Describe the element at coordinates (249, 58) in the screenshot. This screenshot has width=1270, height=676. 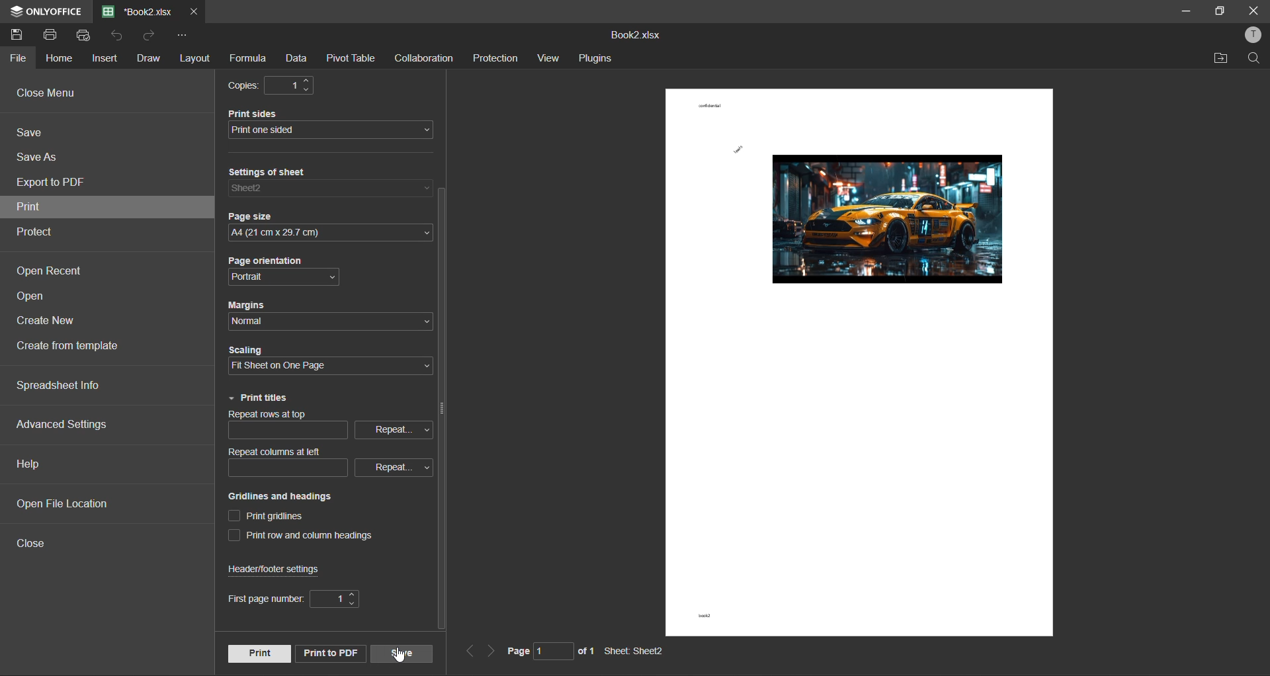
I see `formula` at that location.